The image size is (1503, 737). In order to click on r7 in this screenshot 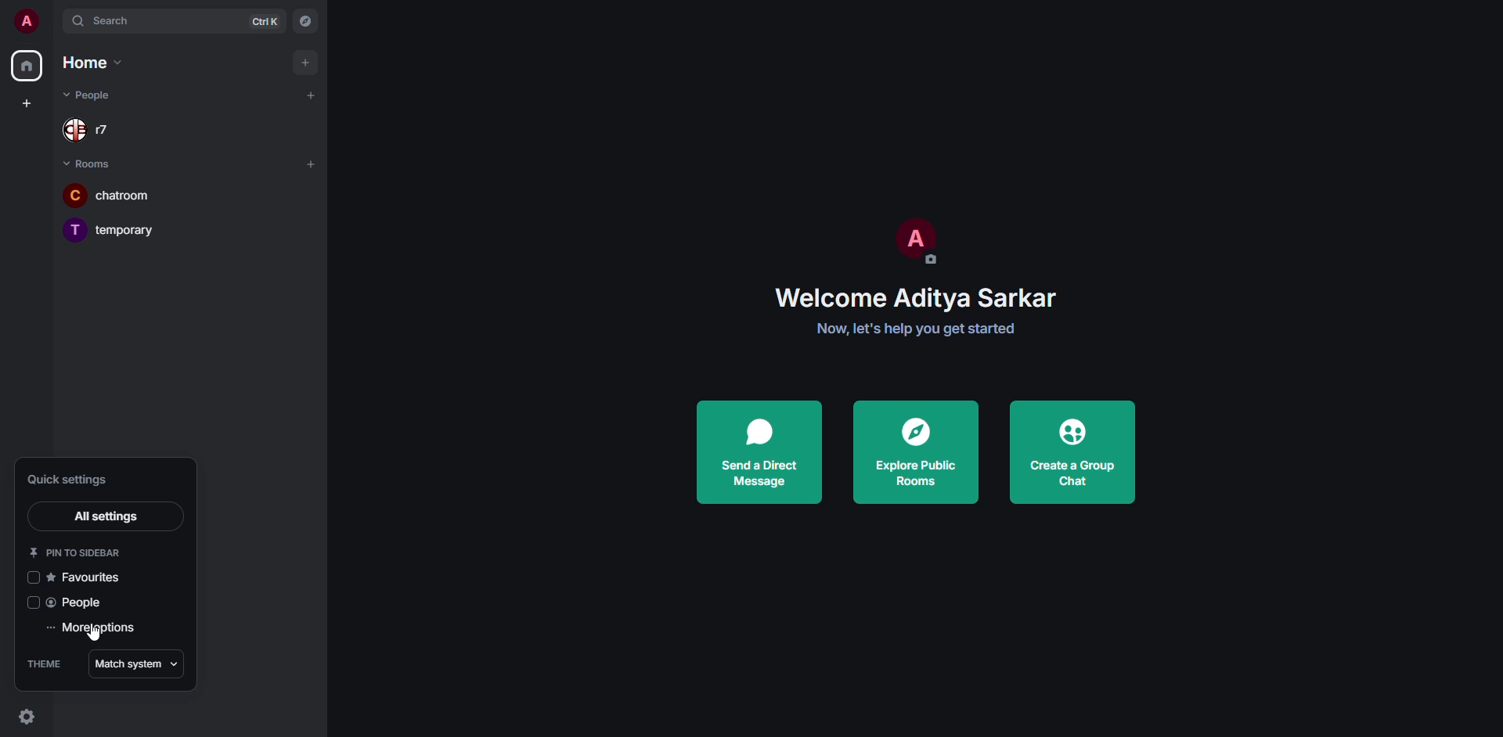, I will do `click(95, 131)`.